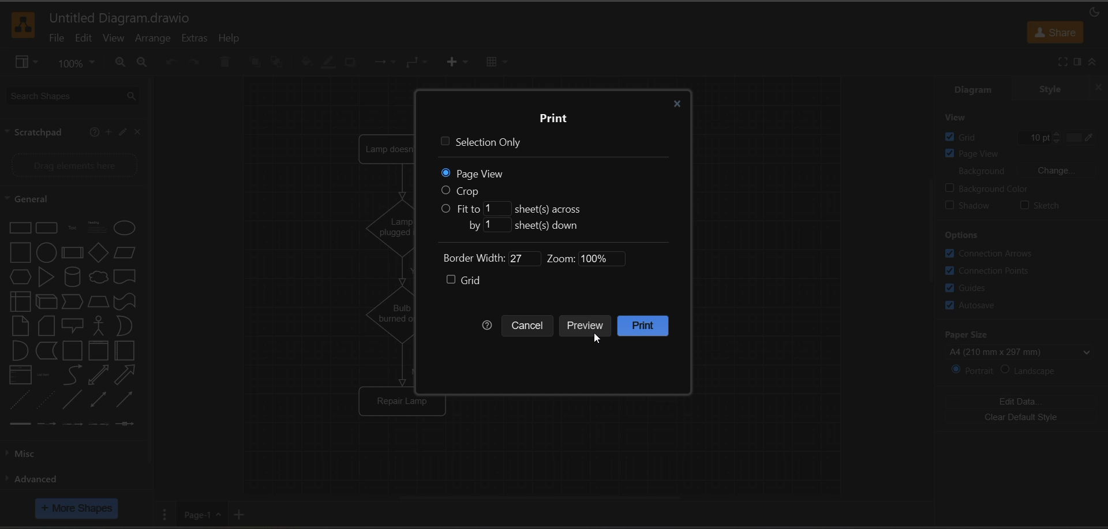 This screenshot has height=529, width=1108. What do you see at coordinates (463, 280) in the screenshot?
I see `grid` at bounding box center [463, 280].